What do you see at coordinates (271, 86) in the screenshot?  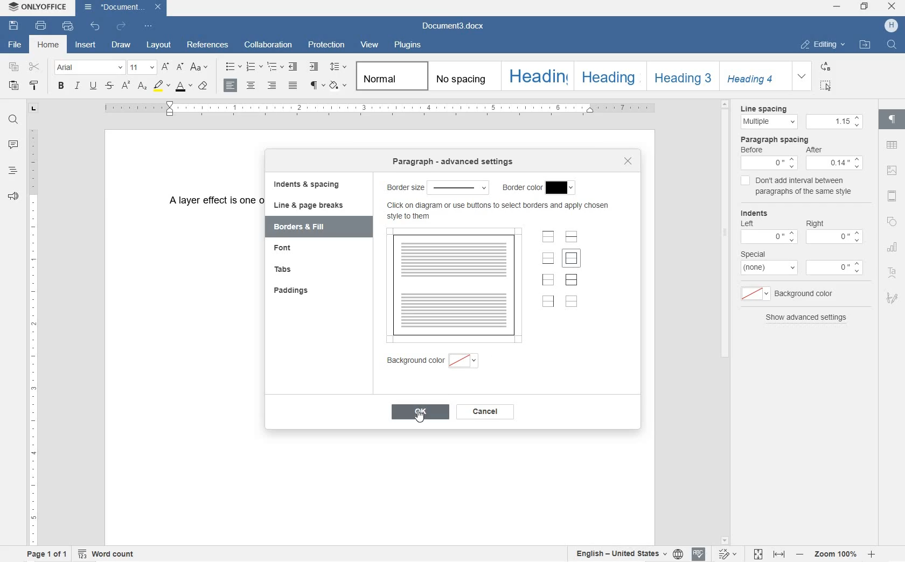 I see `ALIGN RIGHT` at bounding box center [271, 86].